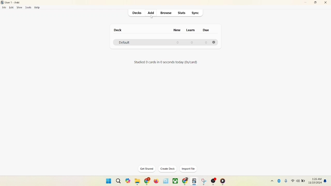  Describe the element at coordinates (3, 7) in the screenshot. I see `file` at that location.